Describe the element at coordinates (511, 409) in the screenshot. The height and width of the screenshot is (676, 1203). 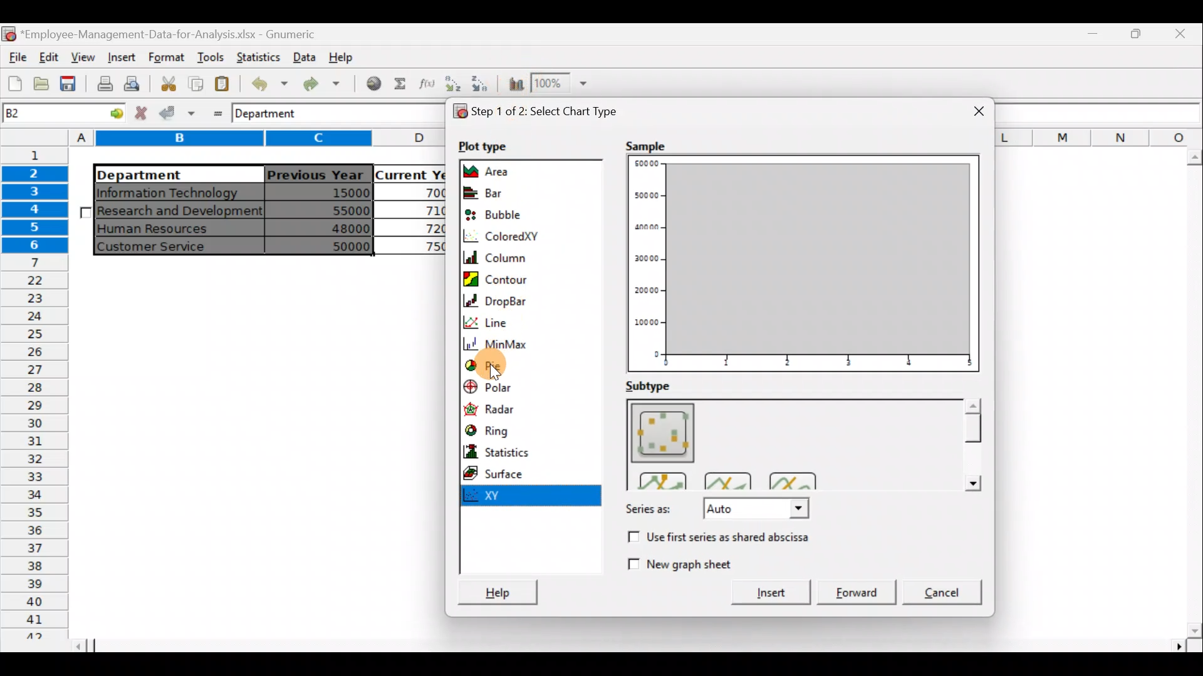
I see `Radar` at that location.